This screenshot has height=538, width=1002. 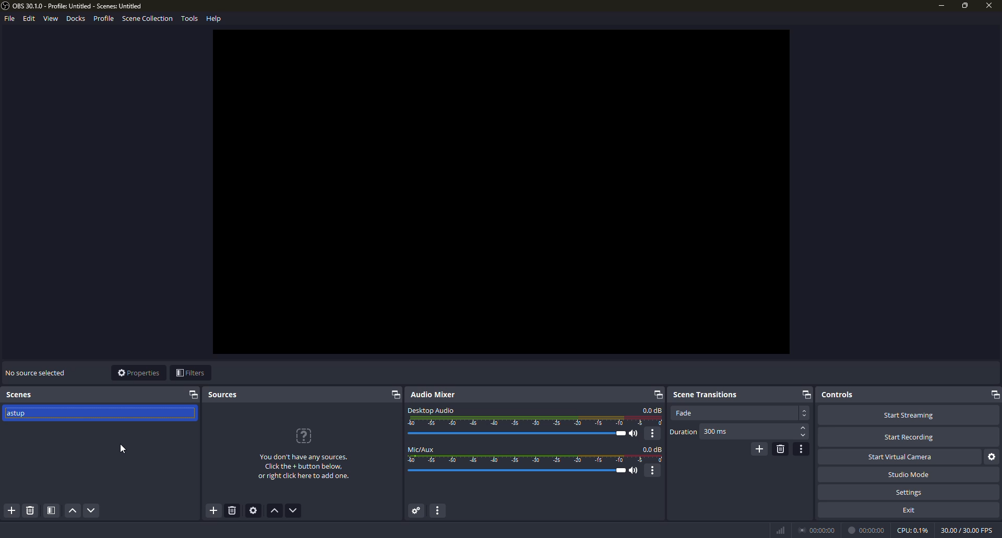 What do you see at coordinates (803, 436) in the screenshot?
I see `select down` at bounding box center [803, 436].